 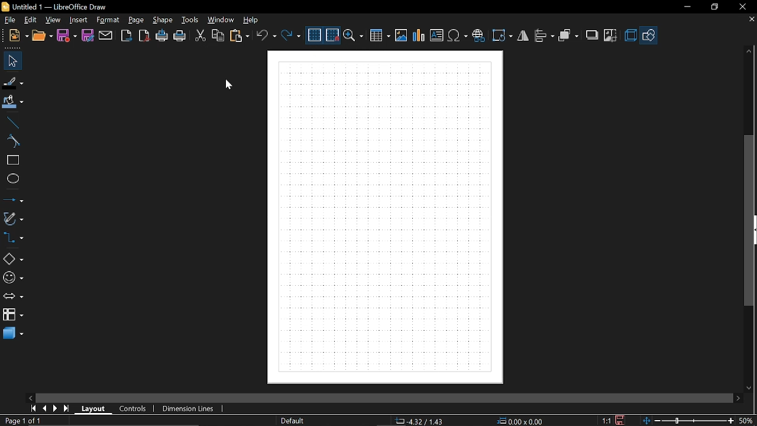 What do you see at coordinates (607, 420) in the screenshot?
I see `1:1` at bounding box center [607, 420].